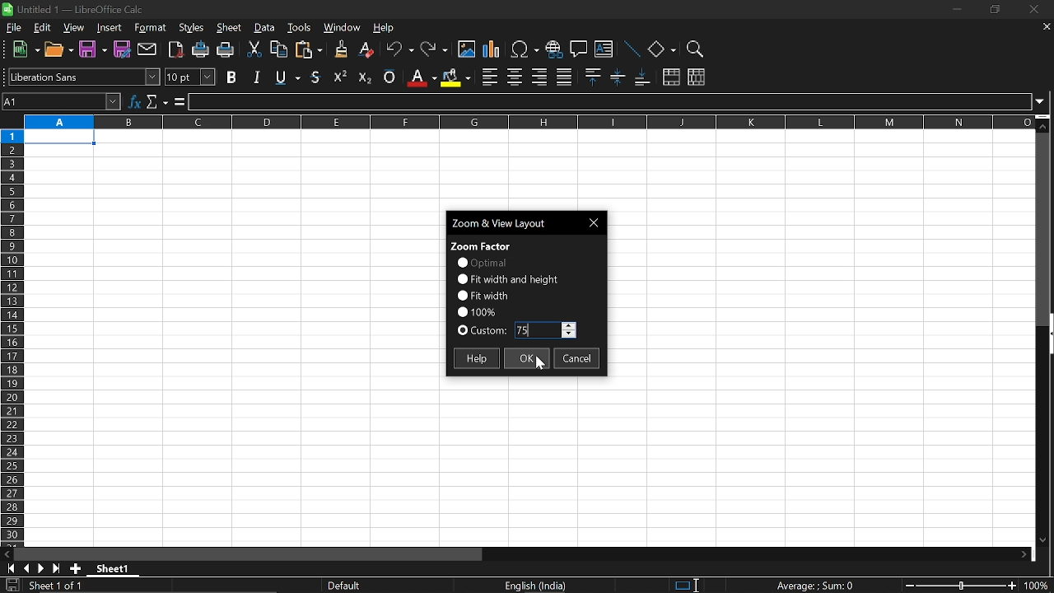  What do you see at coordinates (150, 29) in the screenshot?
I see `format` at bounding box center [150, 29].